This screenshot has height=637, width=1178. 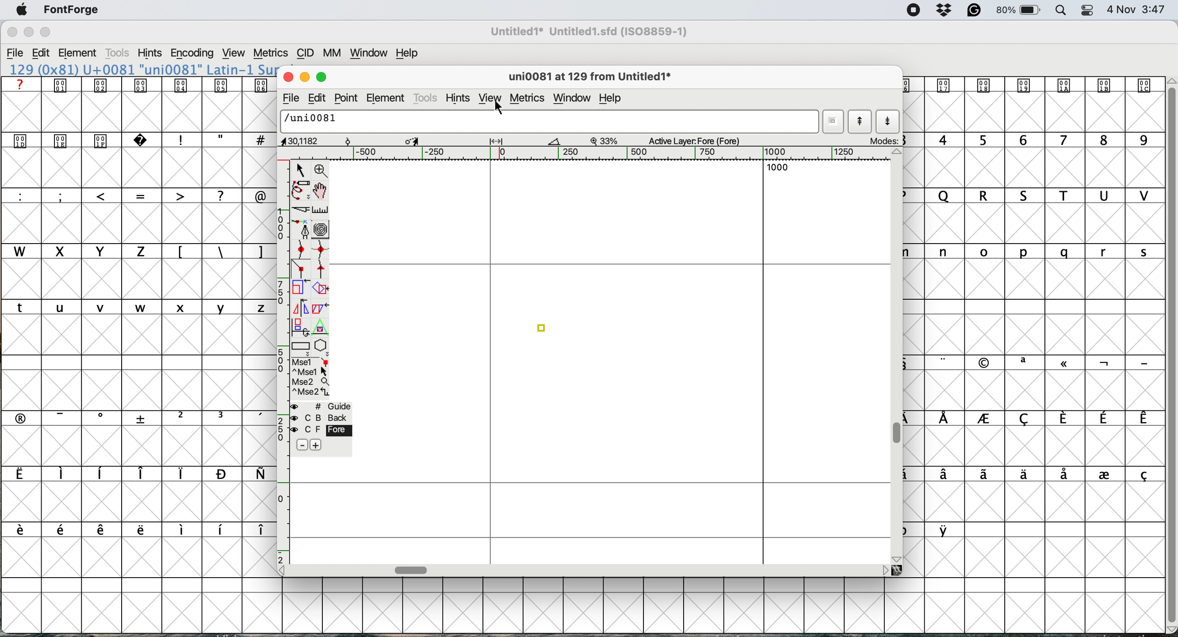 I want to click on C F Fore, so click(x=324, y=430).